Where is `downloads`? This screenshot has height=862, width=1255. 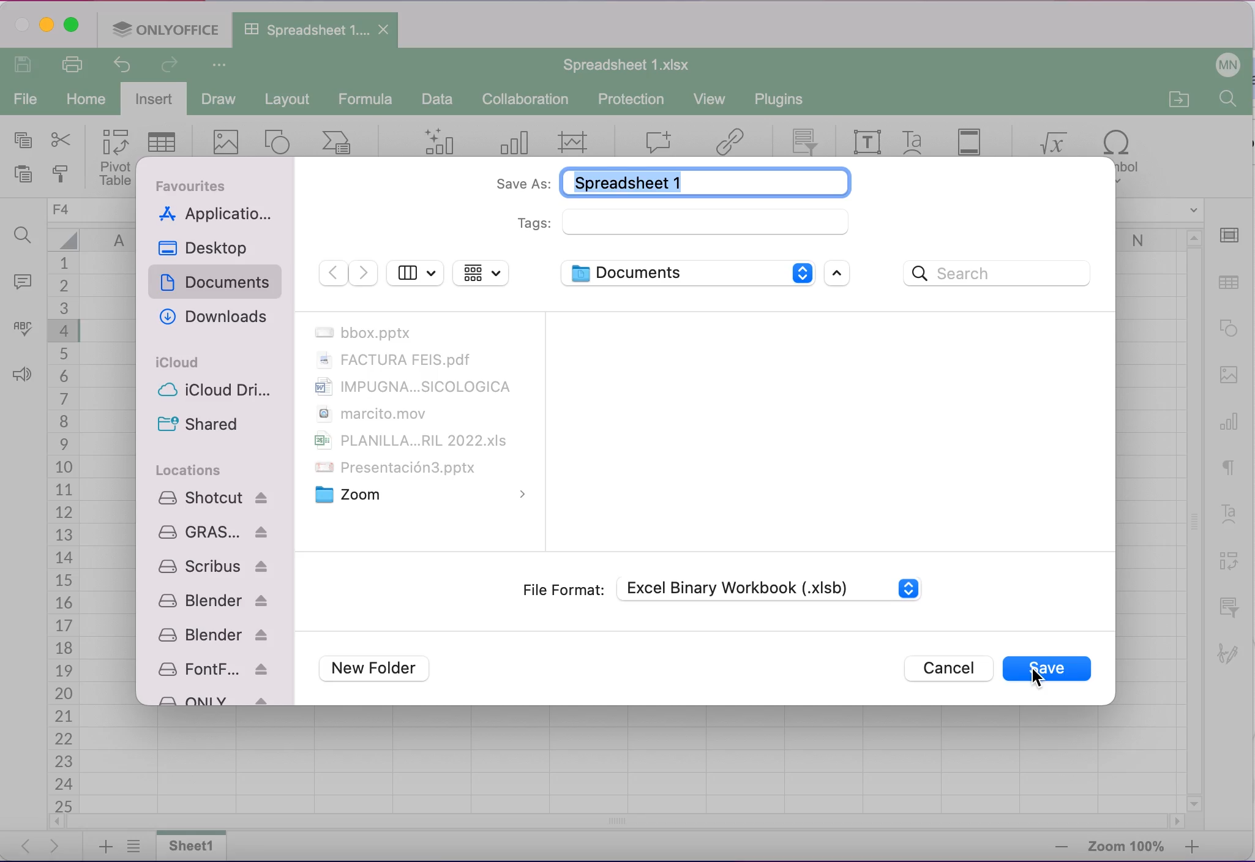 downloads is located at coordinates (211, 318).